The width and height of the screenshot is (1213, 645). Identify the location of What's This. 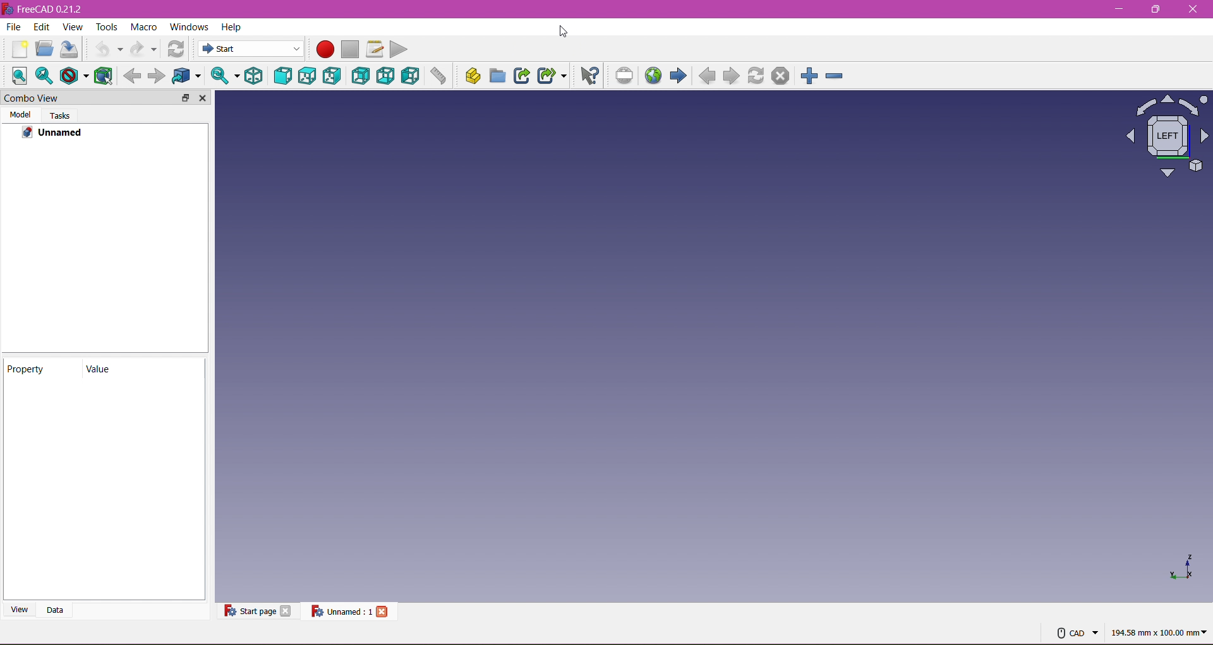
(589, 76).